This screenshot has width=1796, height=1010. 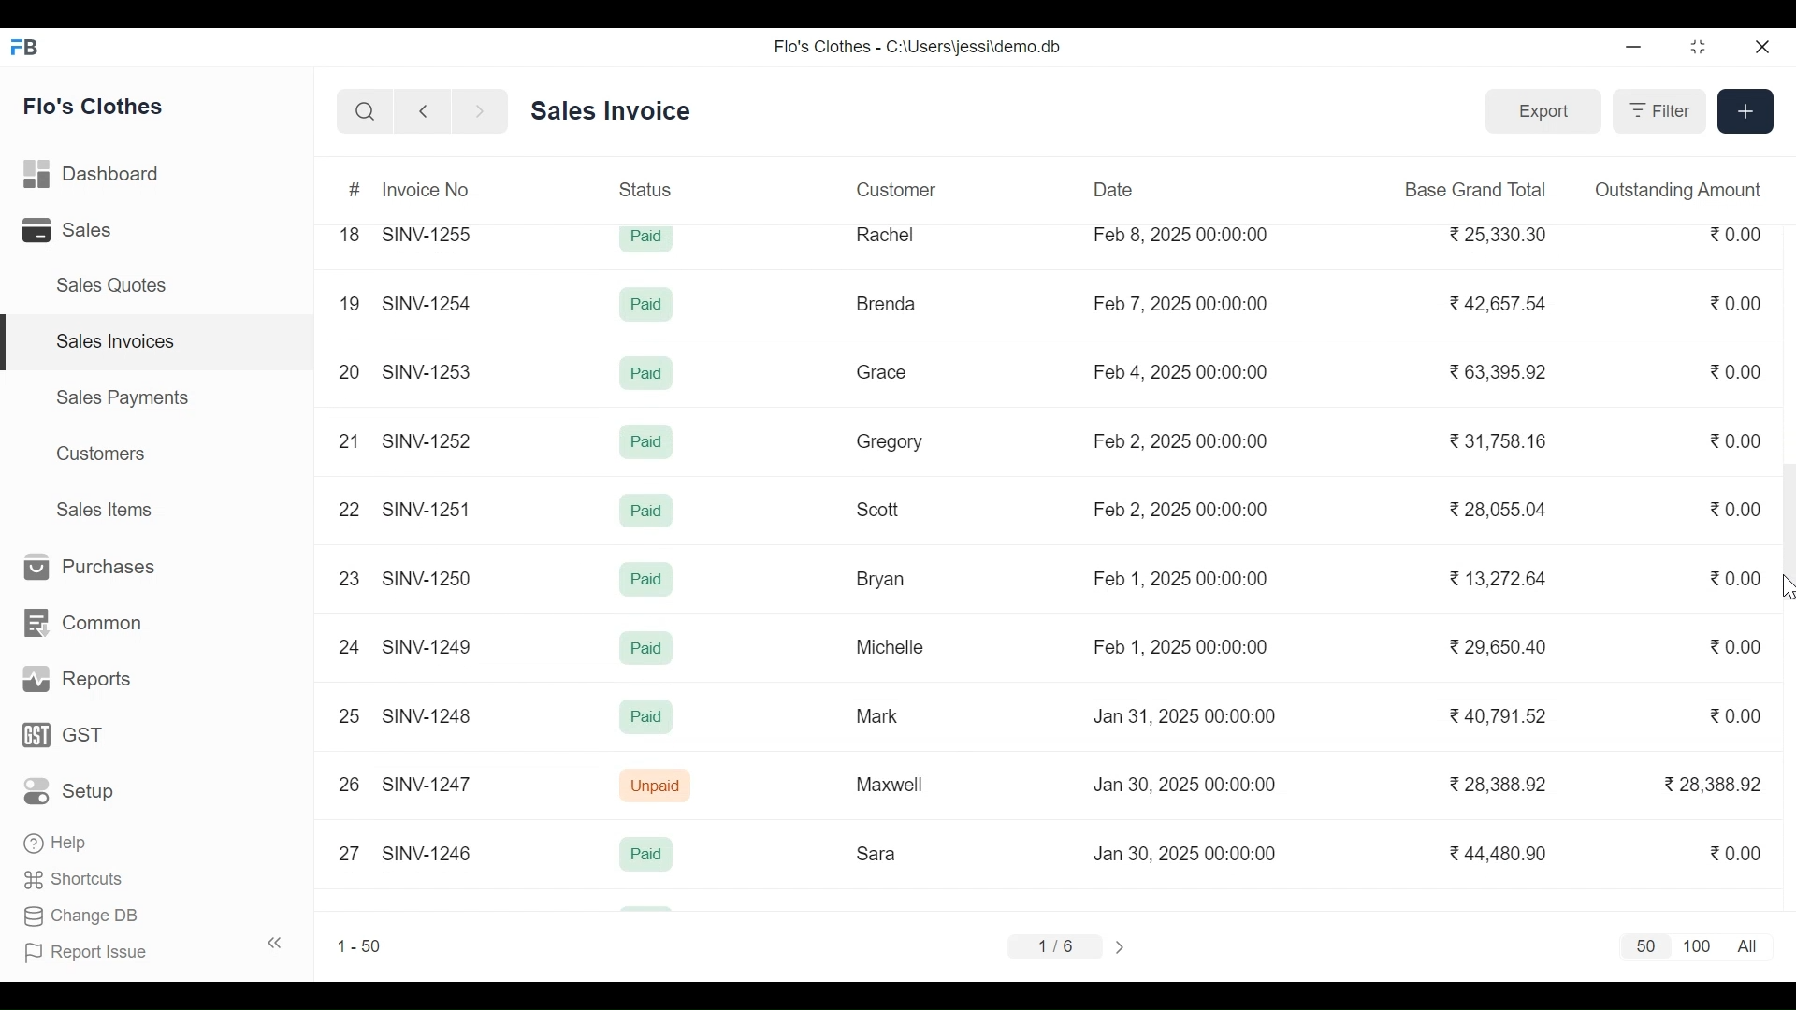 I want to click on All, so click(x=1751, y=946).